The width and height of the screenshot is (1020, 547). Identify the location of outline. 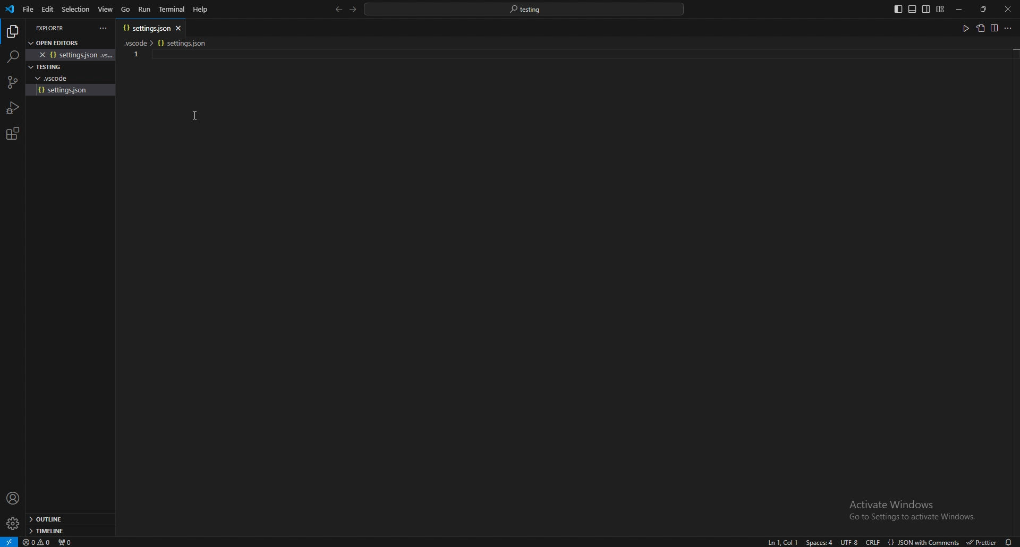
(69, 520).